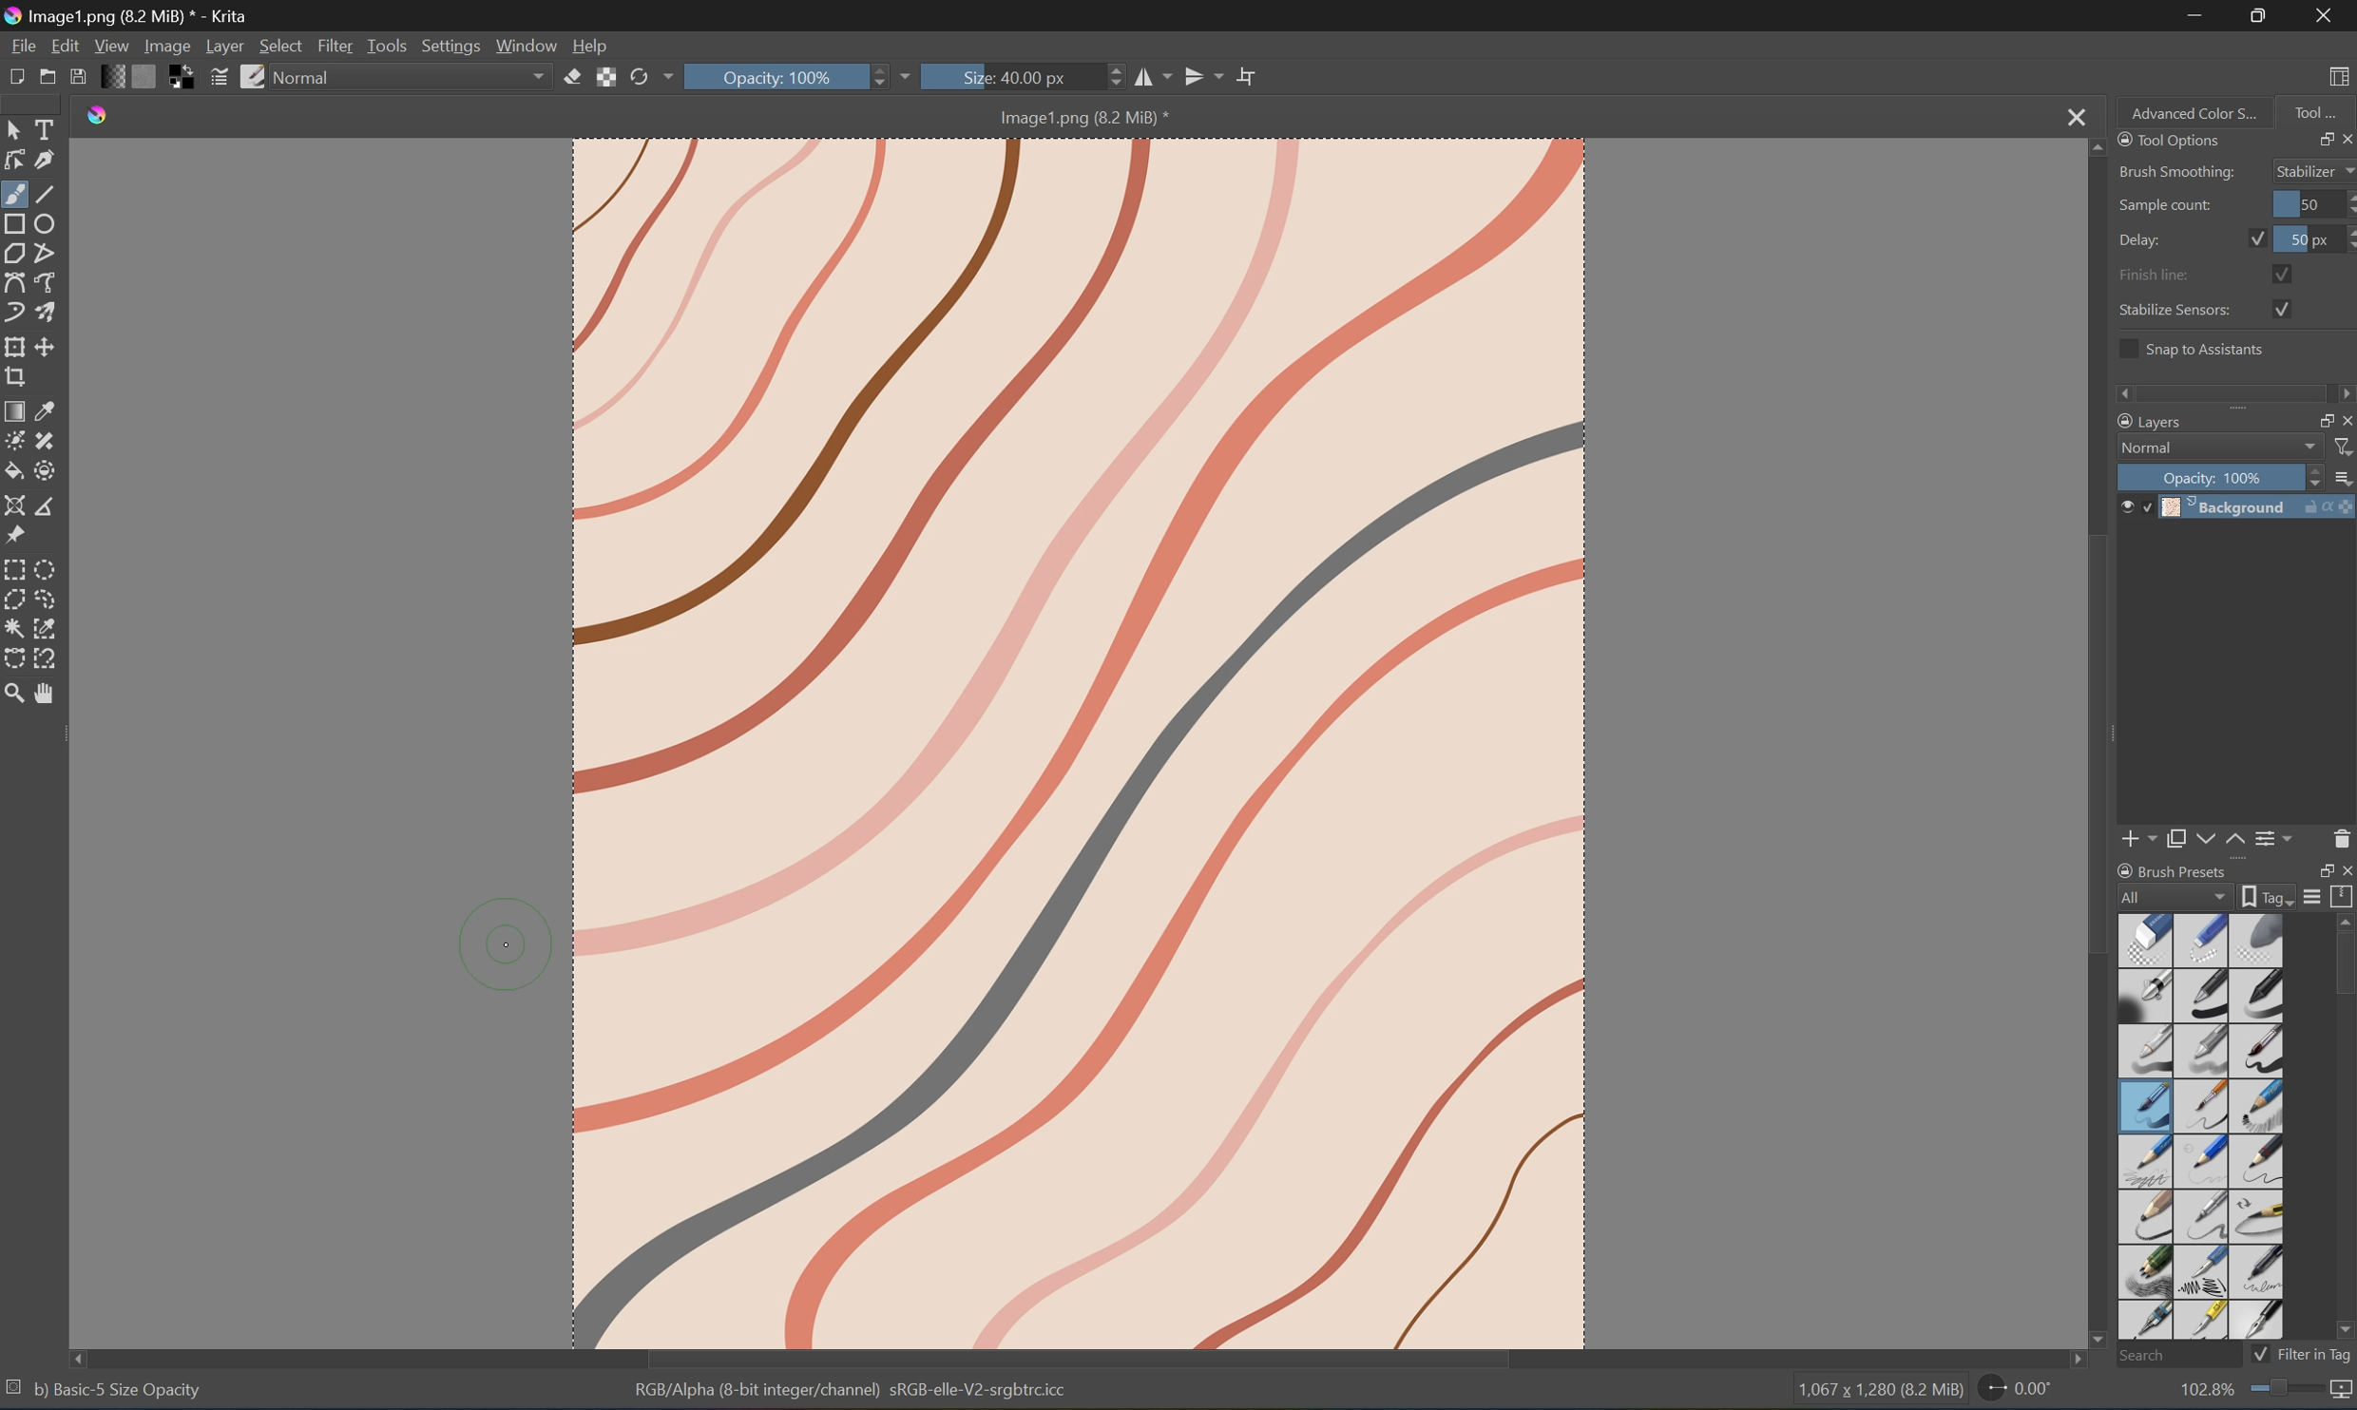 This screenshot has height=1410, width=2357. What do you see at coordinates (2343, 869) in the screenshot?
I see `Close` at bounding box center [2343, 869].